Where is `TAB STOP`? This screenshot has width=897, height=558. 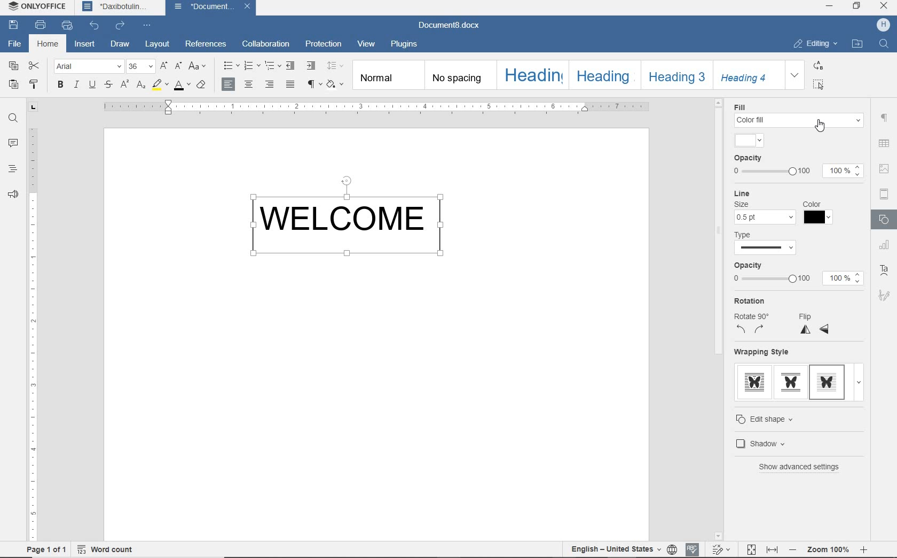 TAB STOP is located at coordinates (33, 108).